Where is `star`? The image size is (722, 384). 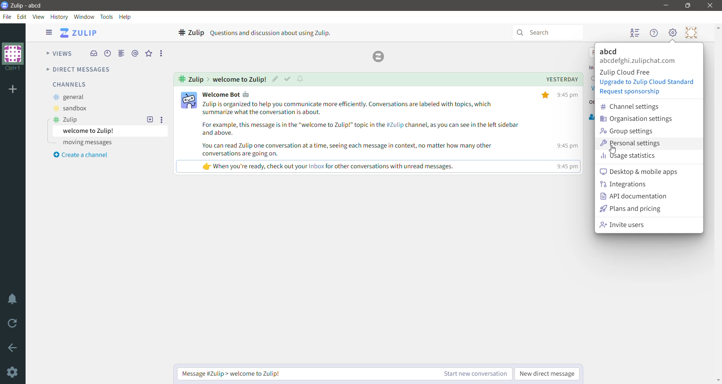 star is located at coordinates (545, 95).